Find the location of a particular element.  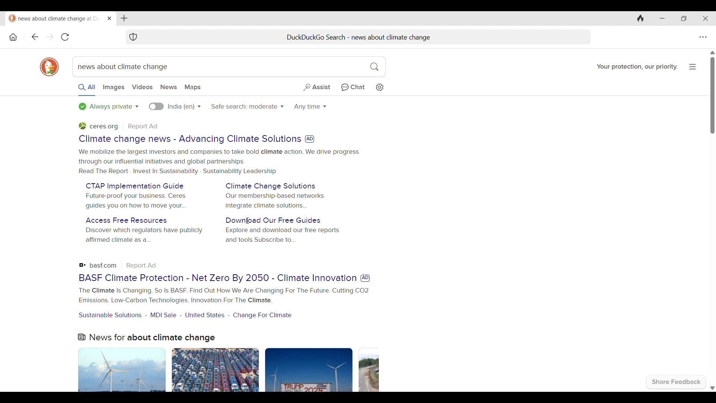

Share feedback is located at coordinates (677, 382).